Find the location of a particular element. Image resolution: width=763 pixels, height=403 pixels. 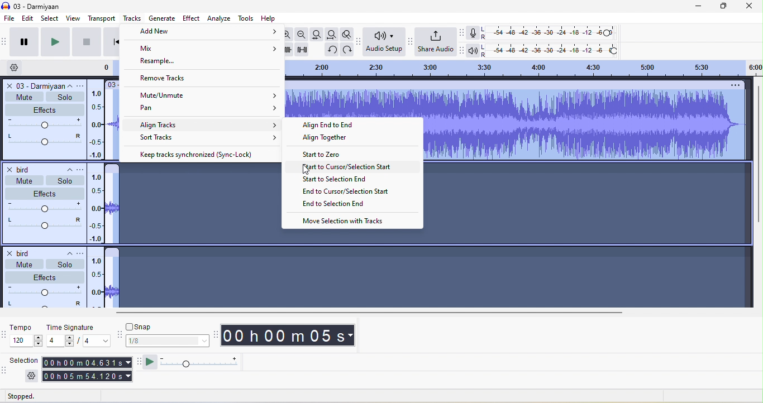

value is located at coordinates (60, 342).